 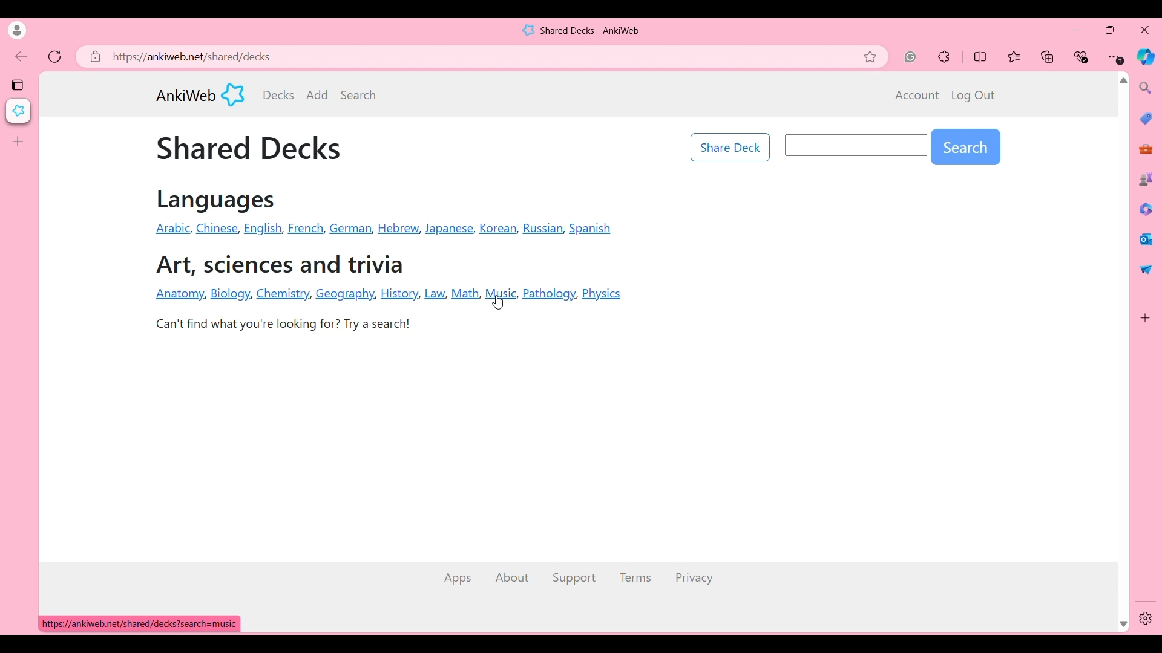 I want to click on https://ankiweb.net/shared/decks?search=music, so click(x=140, y=623).